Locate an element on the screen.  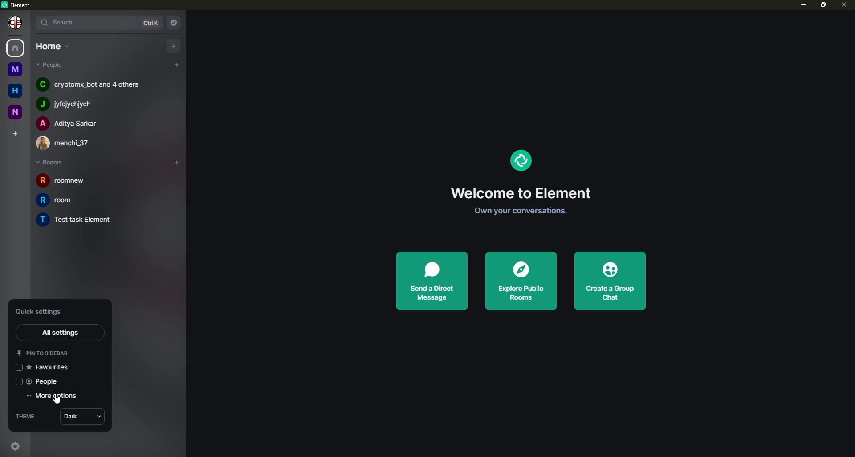
add is located at coordinates (174, 45).